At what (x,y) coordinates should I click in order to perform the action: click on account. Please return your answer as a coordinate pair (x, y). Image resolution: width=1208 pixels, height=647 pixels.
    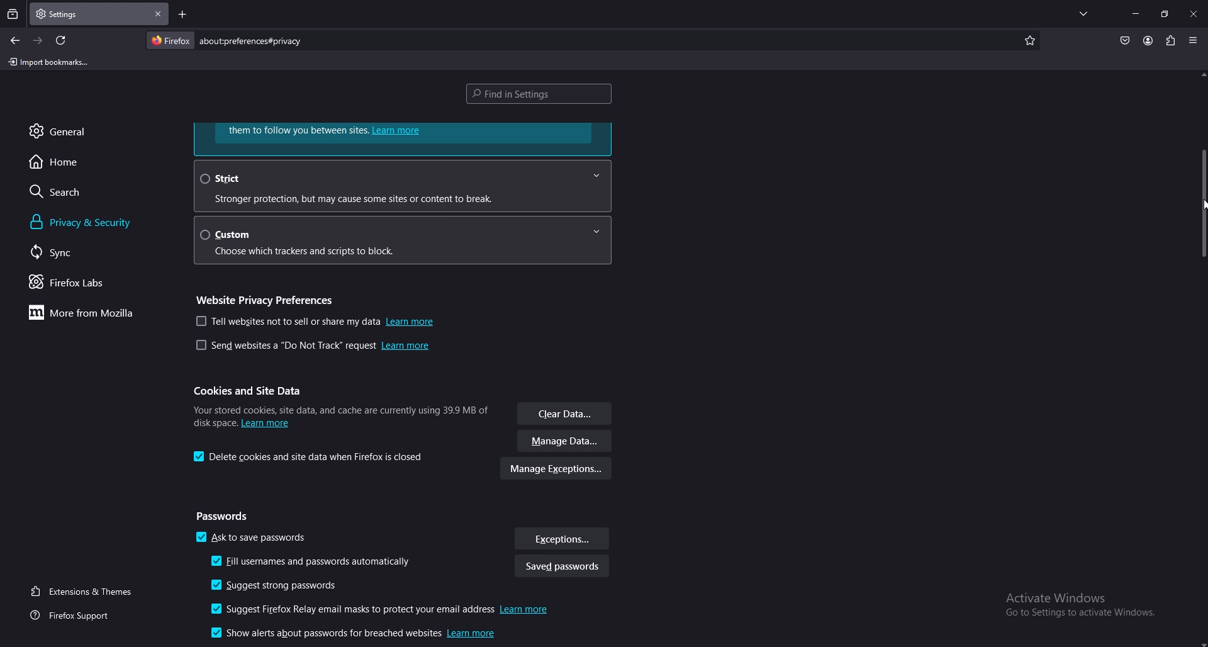
    Looking at the image, I should click on (1148, 40).